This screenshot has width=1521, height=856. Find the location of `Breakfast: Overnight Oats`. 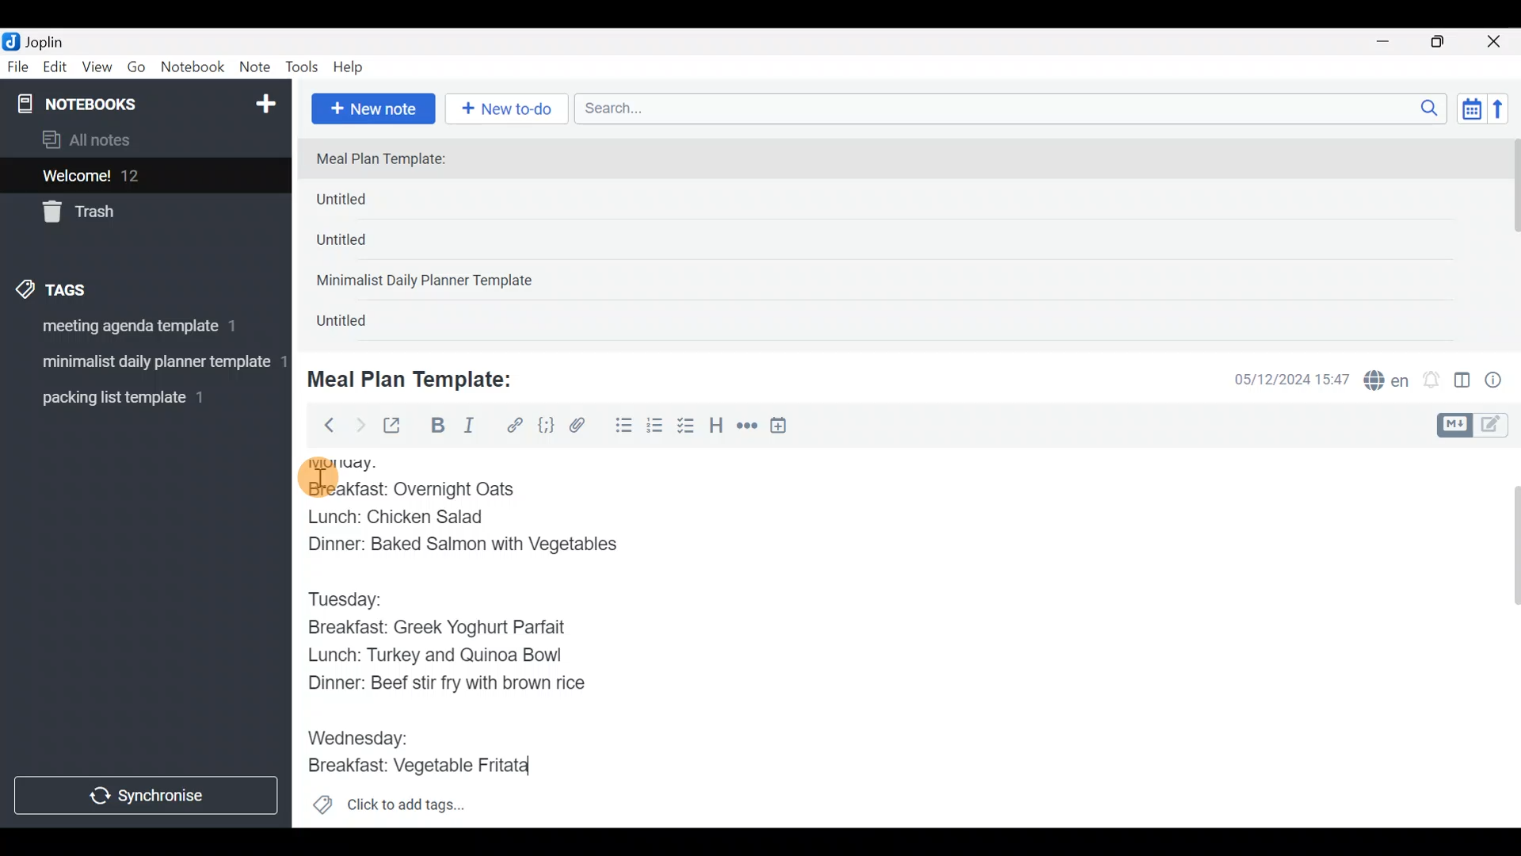

Breakfast: Overnight Oats is located at coordinates (410, 488).